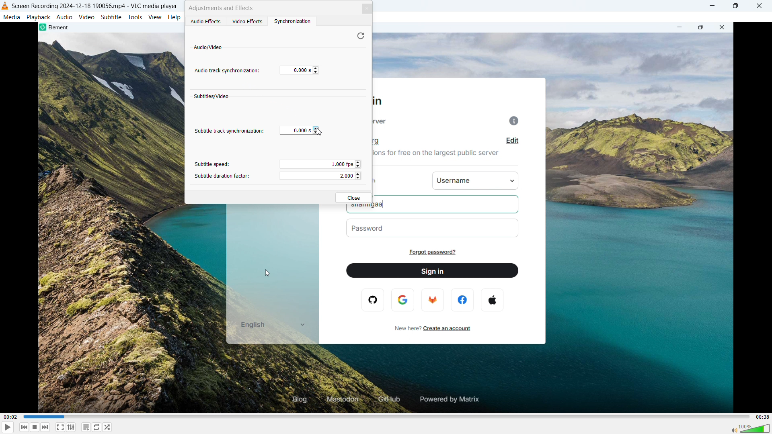 The image size is (772, 434). What do you see at coordinates (384, 122) in the screenshot?
I see `homeserver` at bounding box center [384, 122].